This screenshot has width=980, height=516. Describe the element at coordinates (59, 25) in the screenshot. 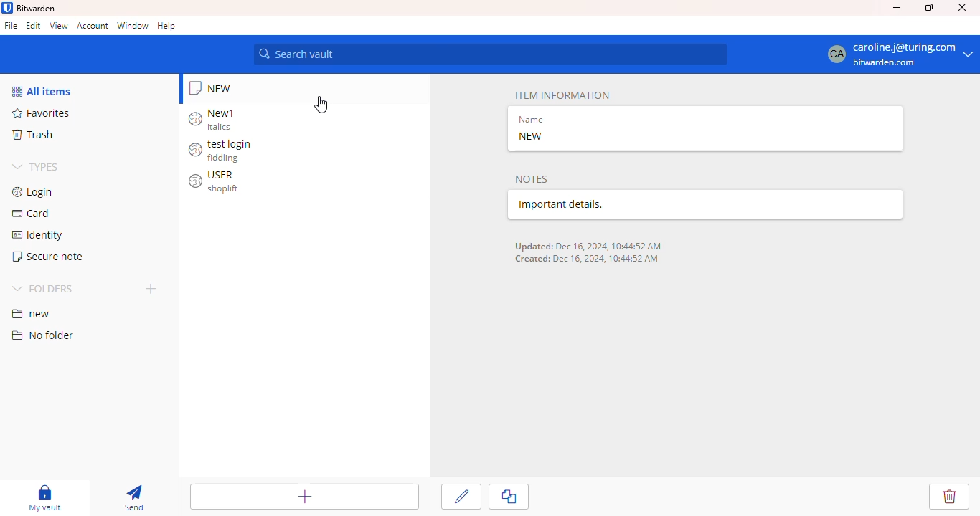

I see `view` at that location.